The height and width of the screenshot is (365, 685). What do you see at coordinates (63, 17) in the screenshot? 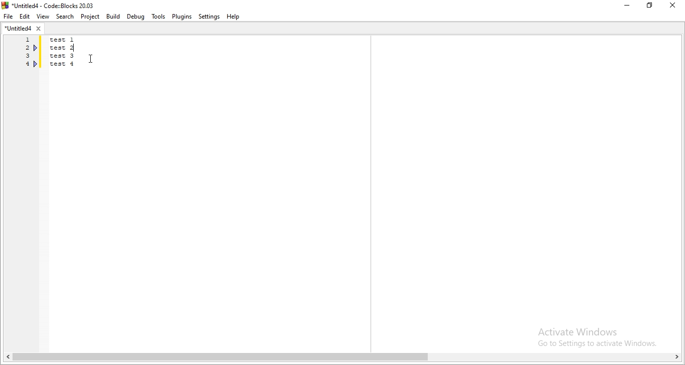
I see `Search ` at bounding box center [63, 17].